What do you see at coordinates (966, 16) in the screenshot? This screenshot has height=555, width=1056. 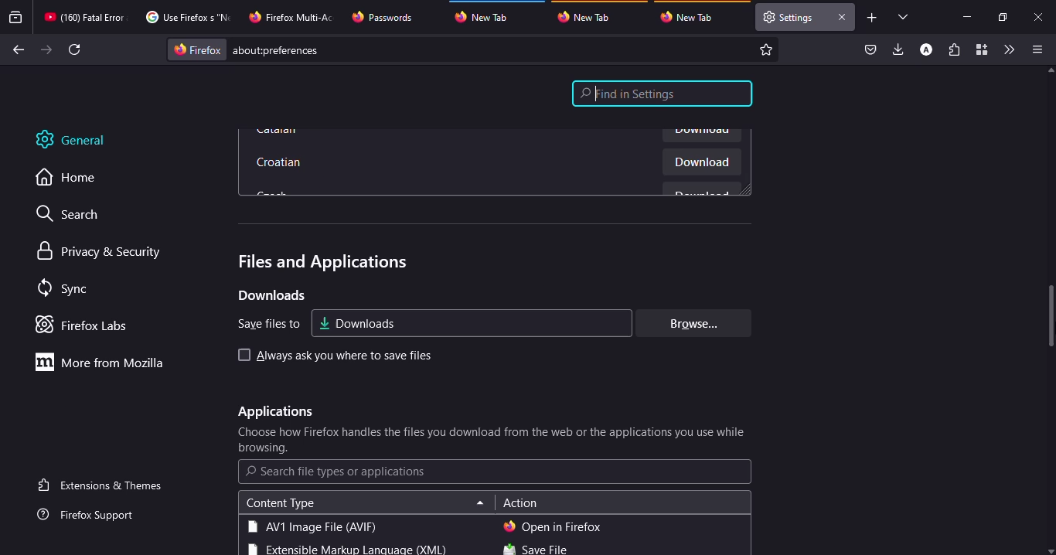 I see `minimize` at bounding box center [966, 16].